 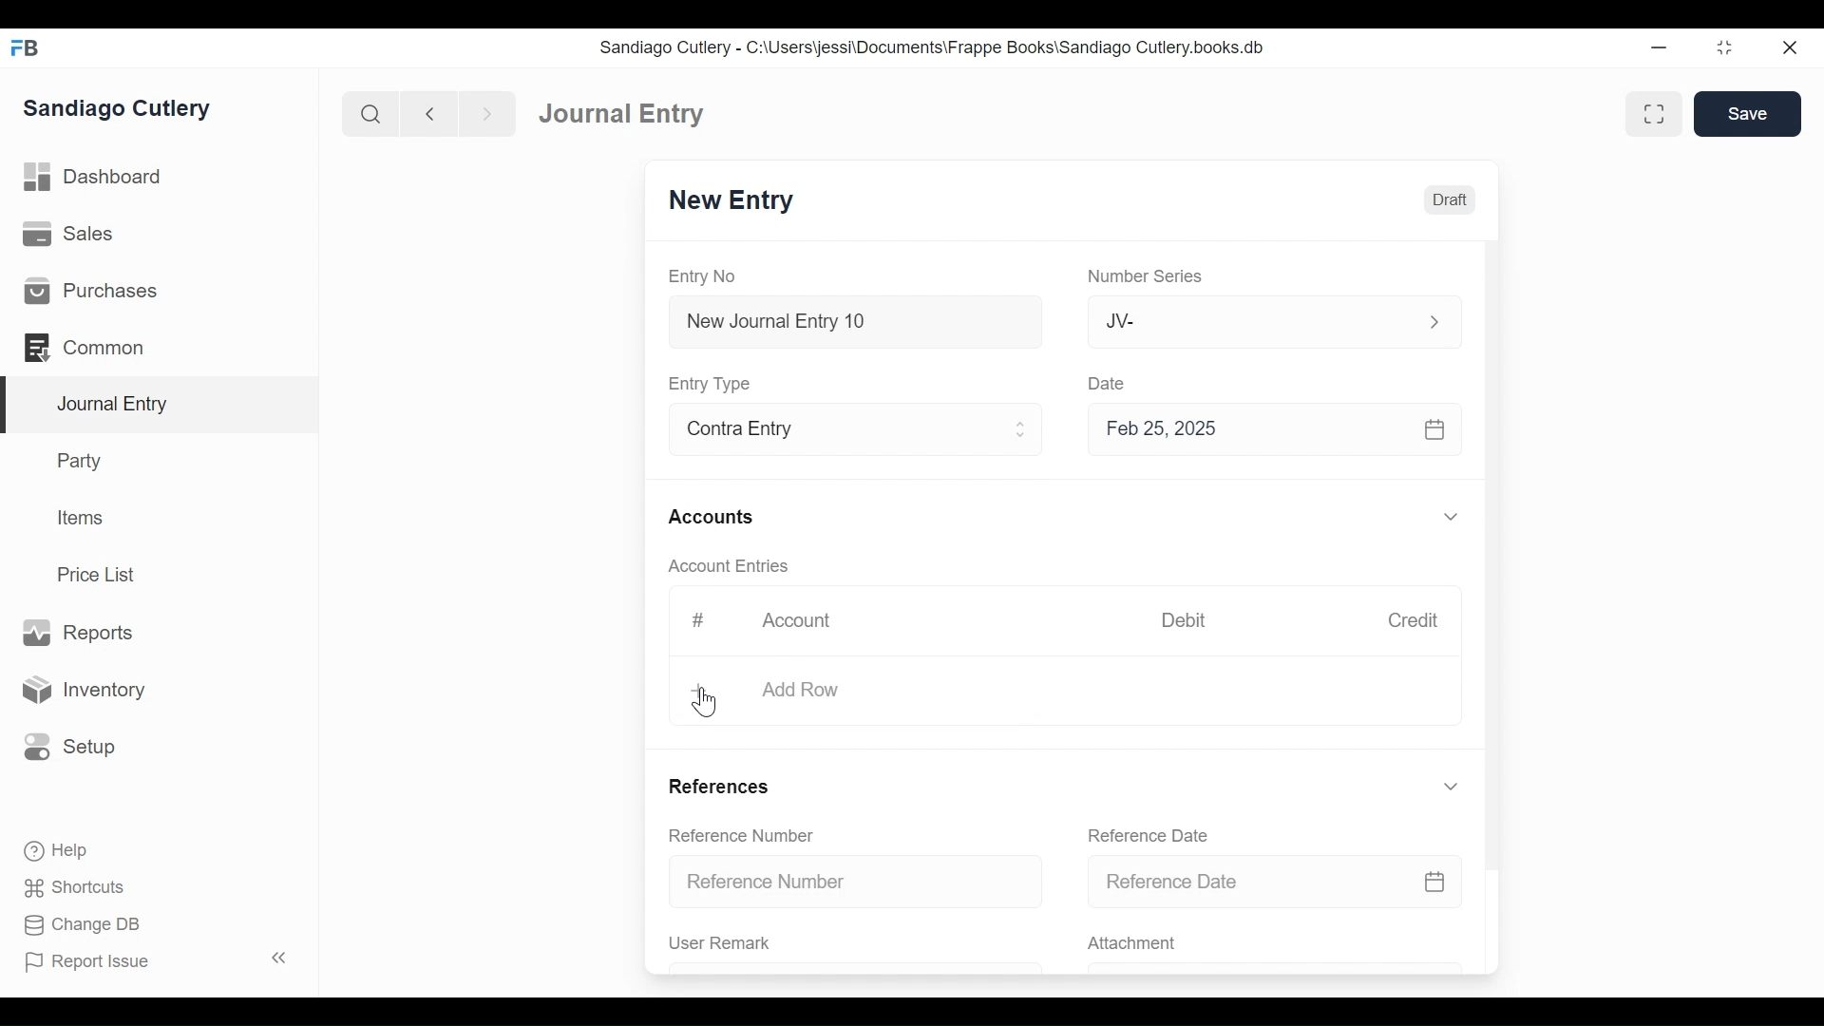 What do you see at coordinates (715, 383) in the screenshot?
I see `Entry Type` at bounding box center [715, 383].